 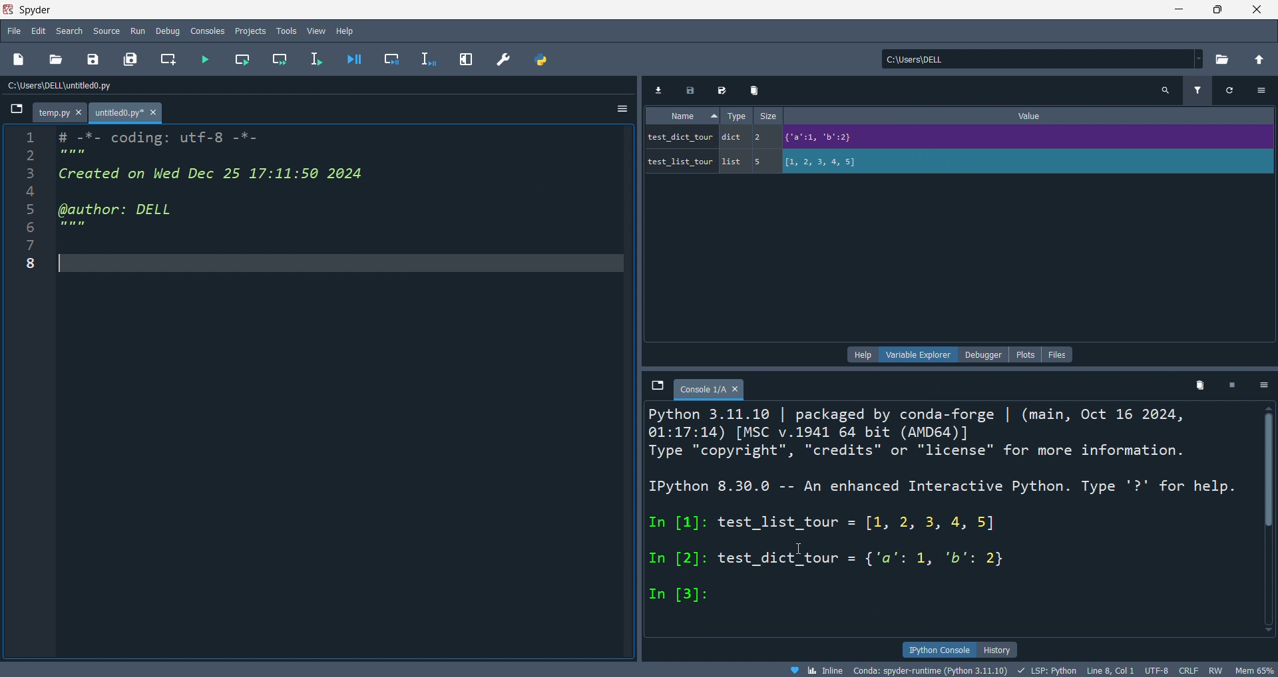 What do you see at coordinates (756, 91) in the screenshot?
I see `delete variables` at bounding box center [756, 91].